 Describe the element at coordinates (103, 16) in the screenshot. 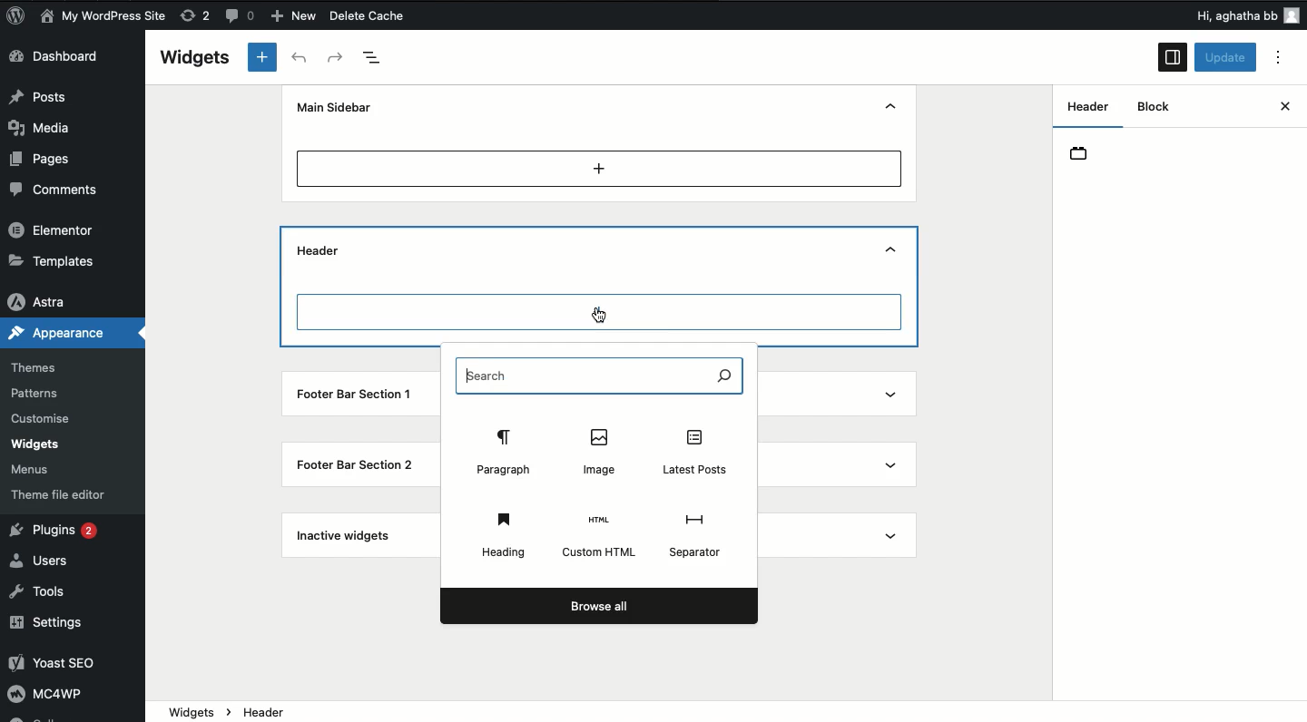

I see `My WordPress Site` at that location.